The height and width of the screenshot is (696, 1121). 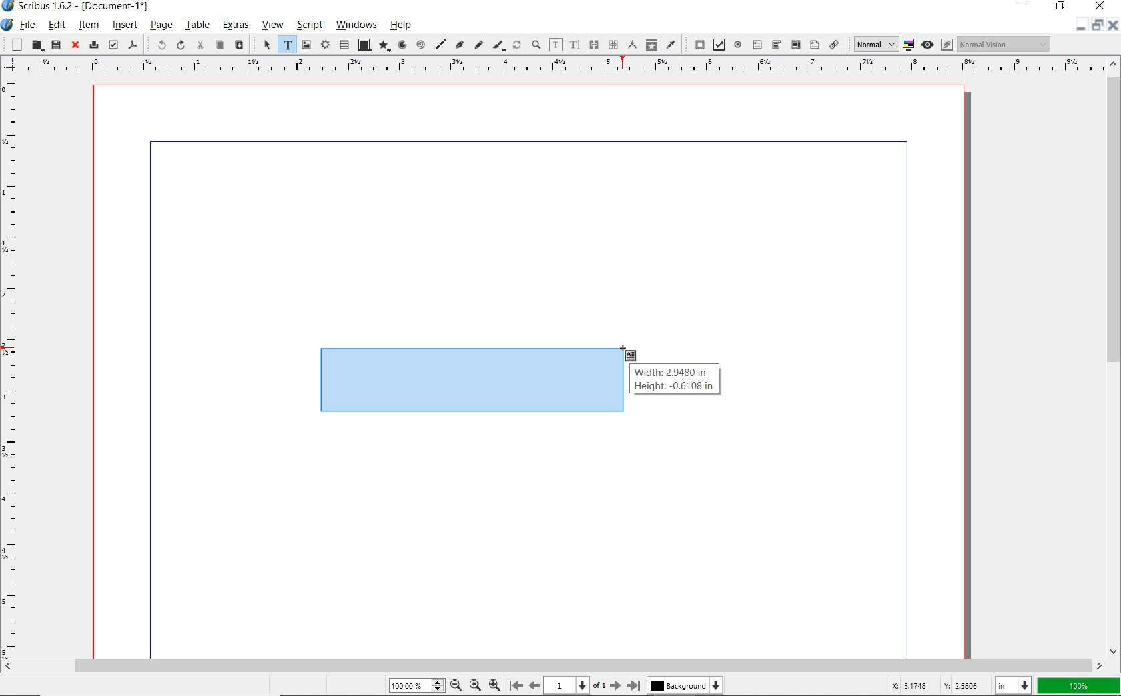 What do you see at coordinates (28, 26) in the screenshot?
I see `file` at bounding box center [28, 26].